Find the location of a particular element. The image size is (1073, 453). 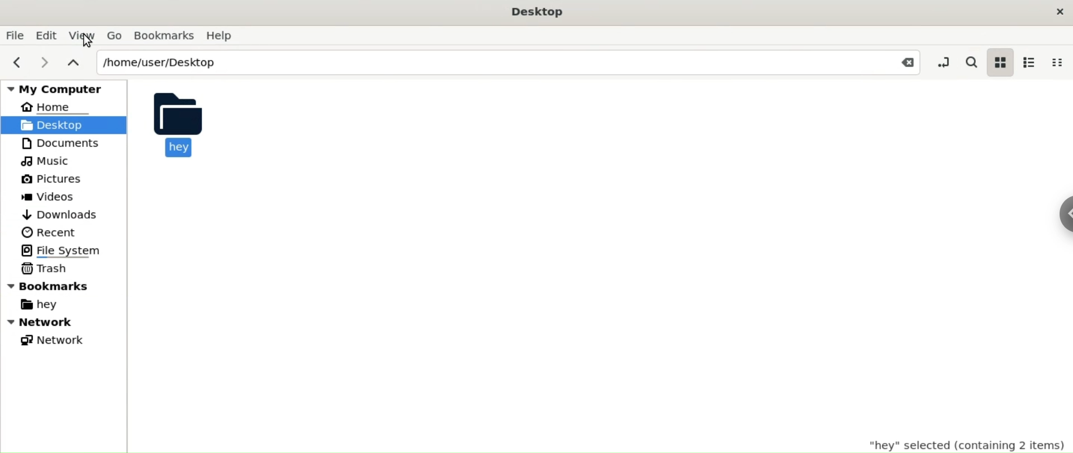

hey is located at coordinates (180, 123).